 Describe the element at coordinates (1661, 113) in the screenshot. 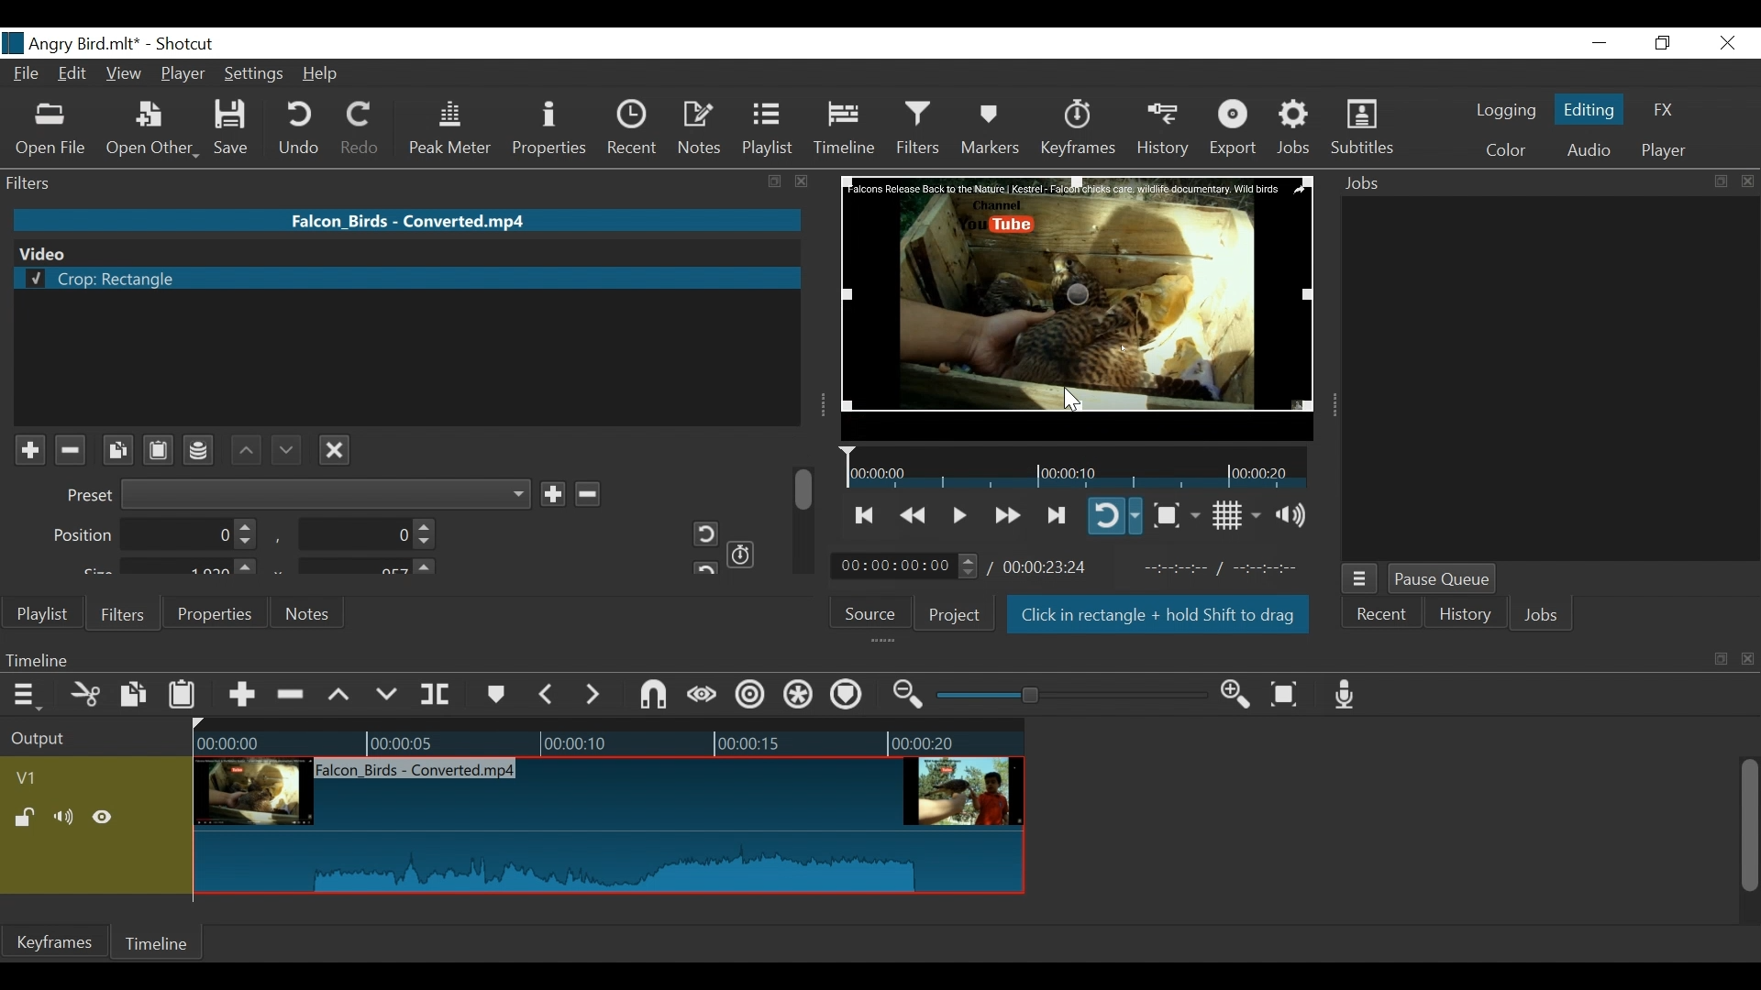

I see `FX` at that location.